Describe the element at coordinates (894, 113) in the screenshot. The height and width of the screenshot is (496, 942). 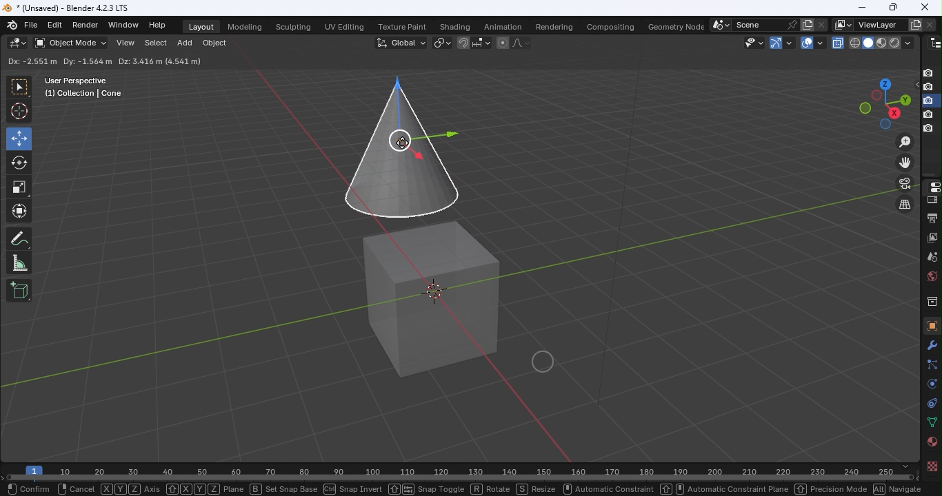
I see `Rotate the view` at that location.